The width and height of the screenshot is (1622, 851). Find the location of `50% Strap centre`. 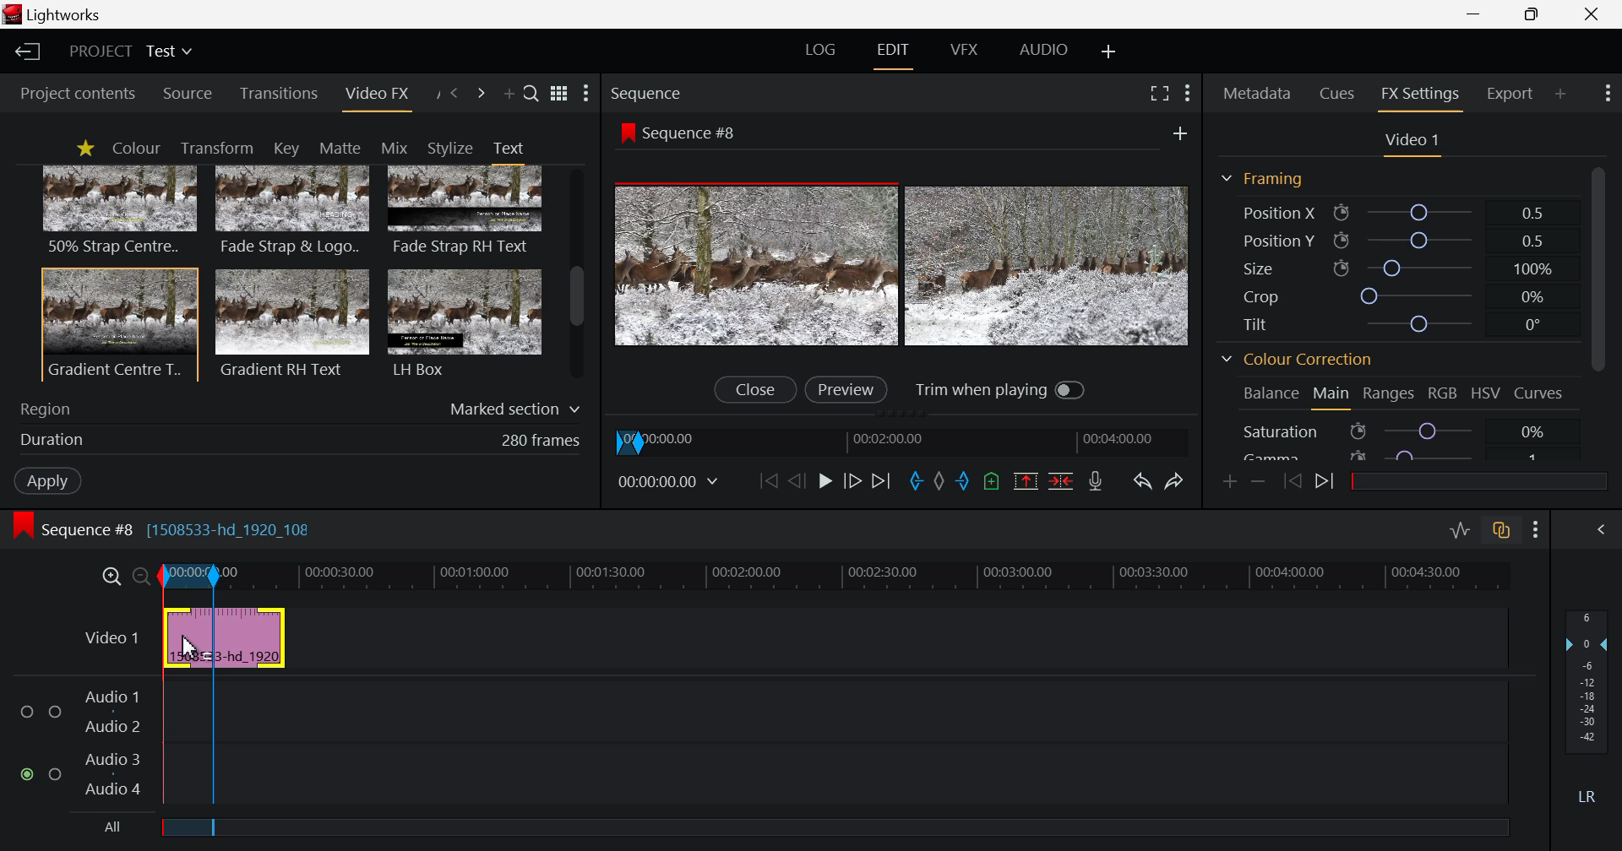

50% Strap centre is located at coordinates (121, 209).